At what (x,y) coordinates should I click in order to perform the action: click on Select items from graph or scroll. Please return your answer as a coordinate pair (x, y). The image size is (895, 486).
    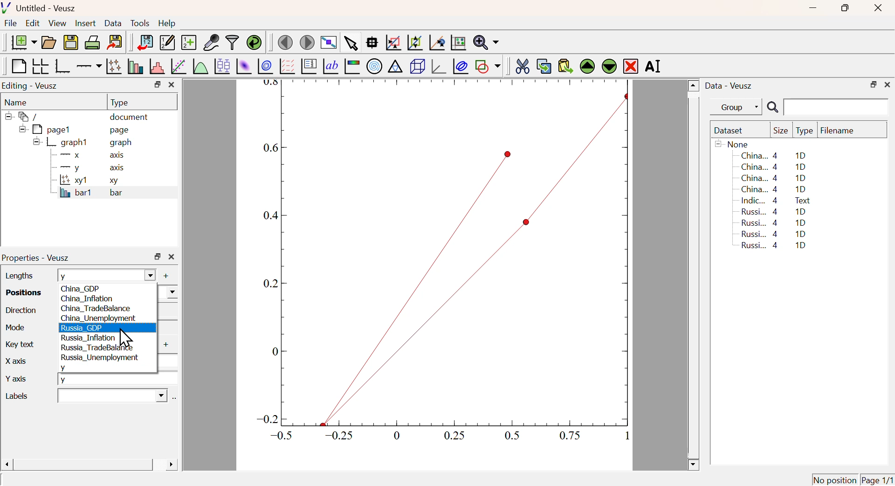
    Looking at the image, I should click on (350, 45).